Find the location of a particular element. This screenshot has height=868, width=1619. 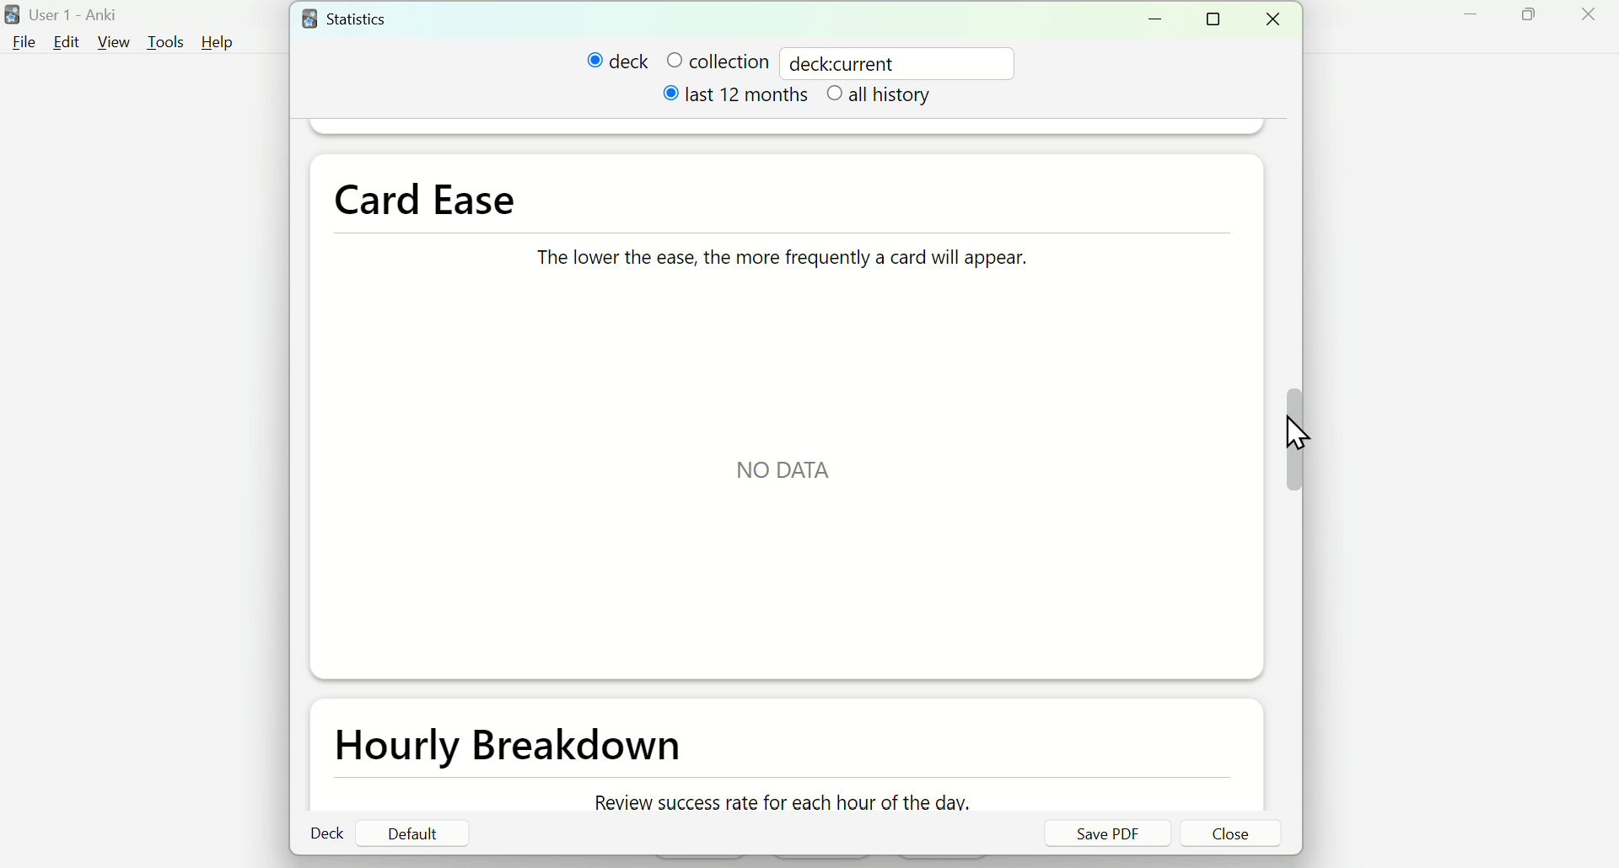

collection is located at coordinates (717, 61).